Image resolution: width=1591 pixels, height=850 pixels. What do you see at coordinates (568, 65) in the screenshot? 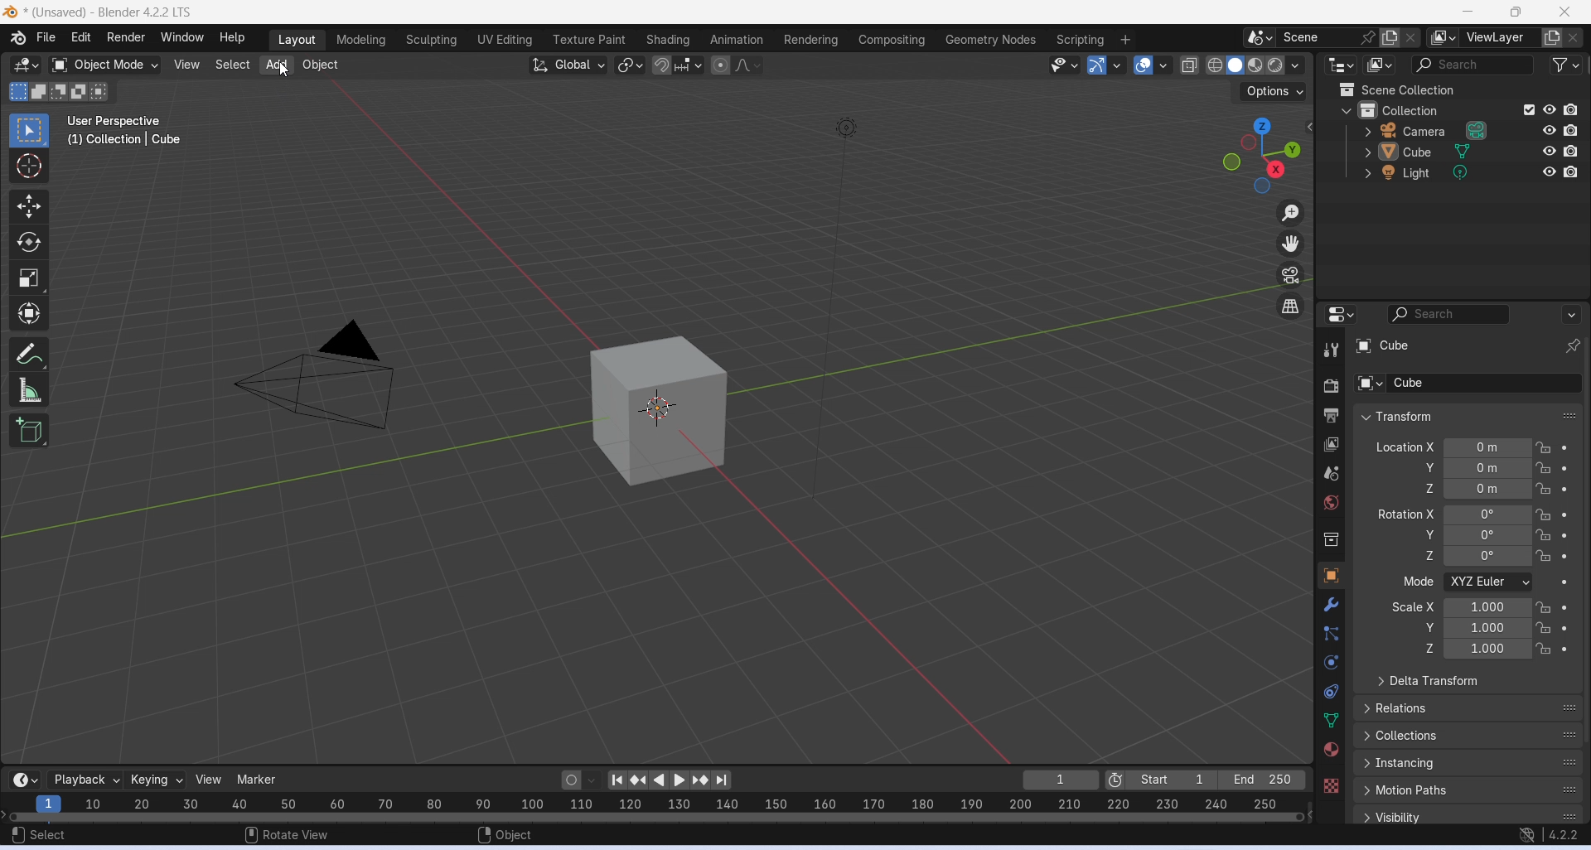
I see `transform orientation` at bounding box center [568, 65].